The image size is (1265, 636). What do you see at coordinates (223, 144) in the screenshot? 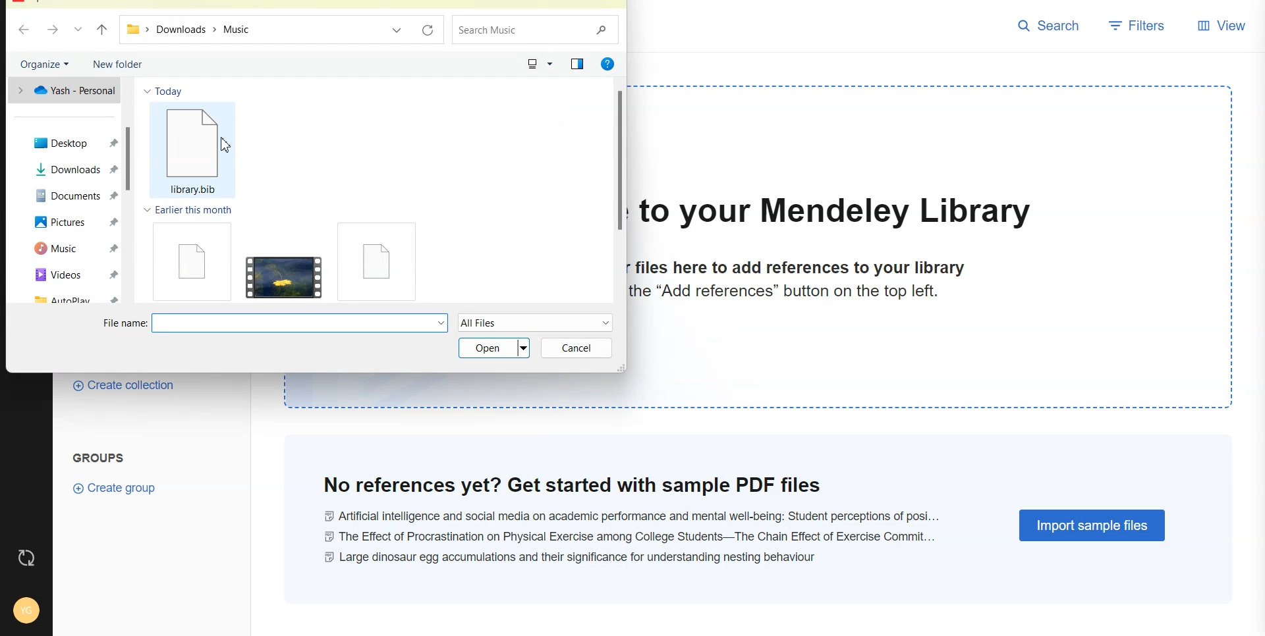
I see `Cursor` at bounding box center [223, 144].